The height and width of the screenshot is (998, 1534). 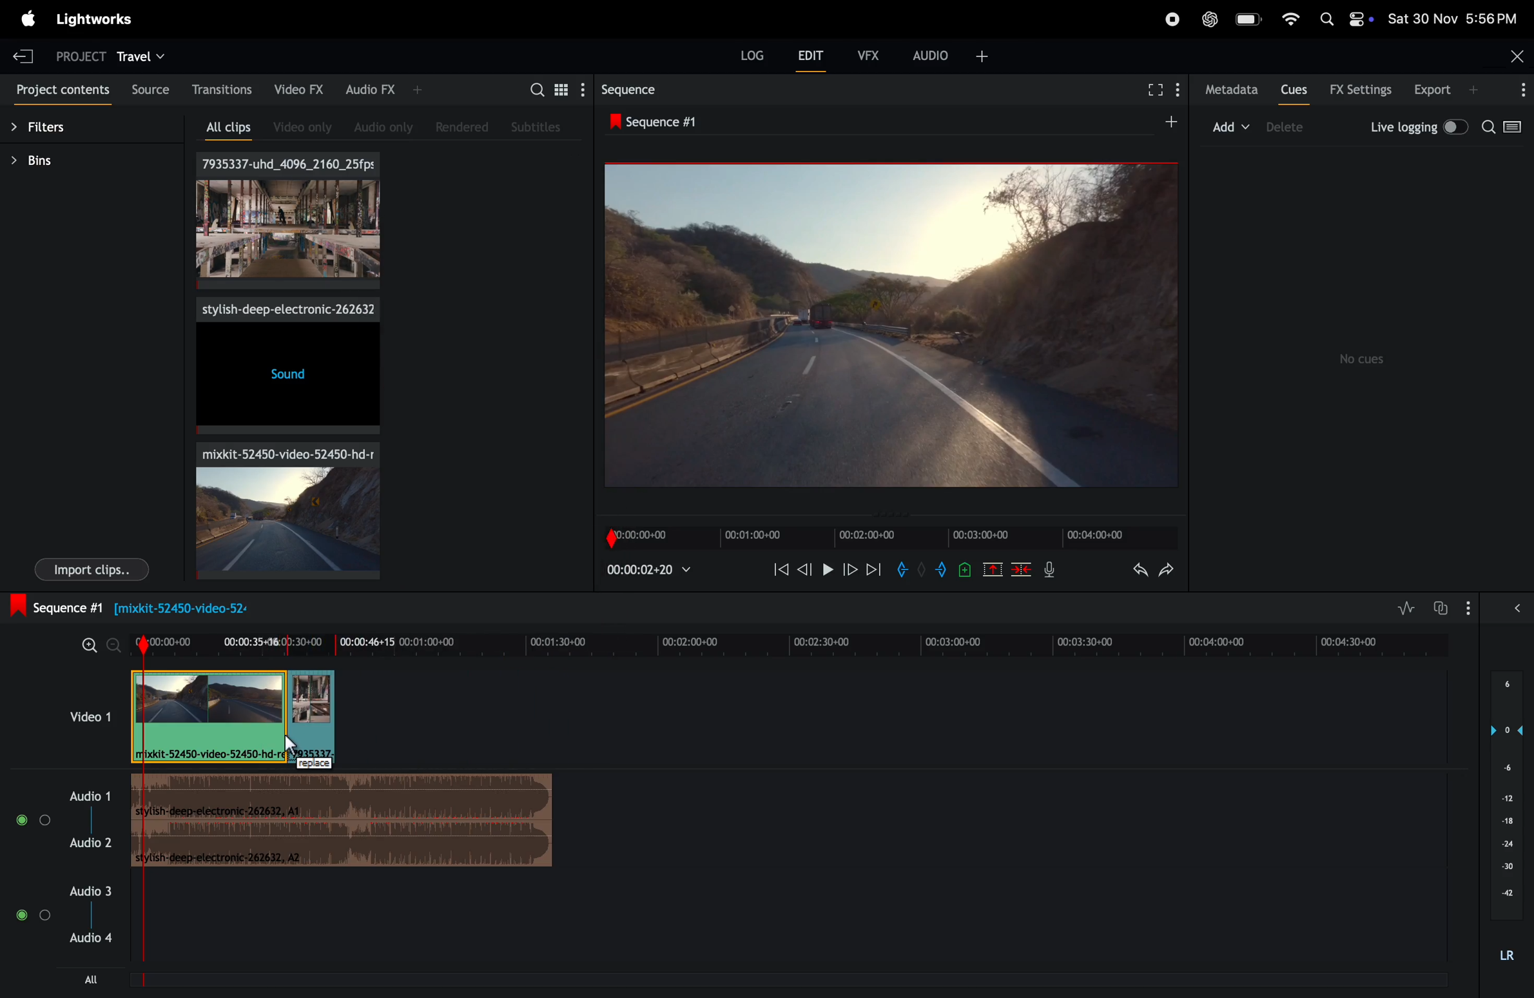 I want to click on record, so click(x=1165, y=18).